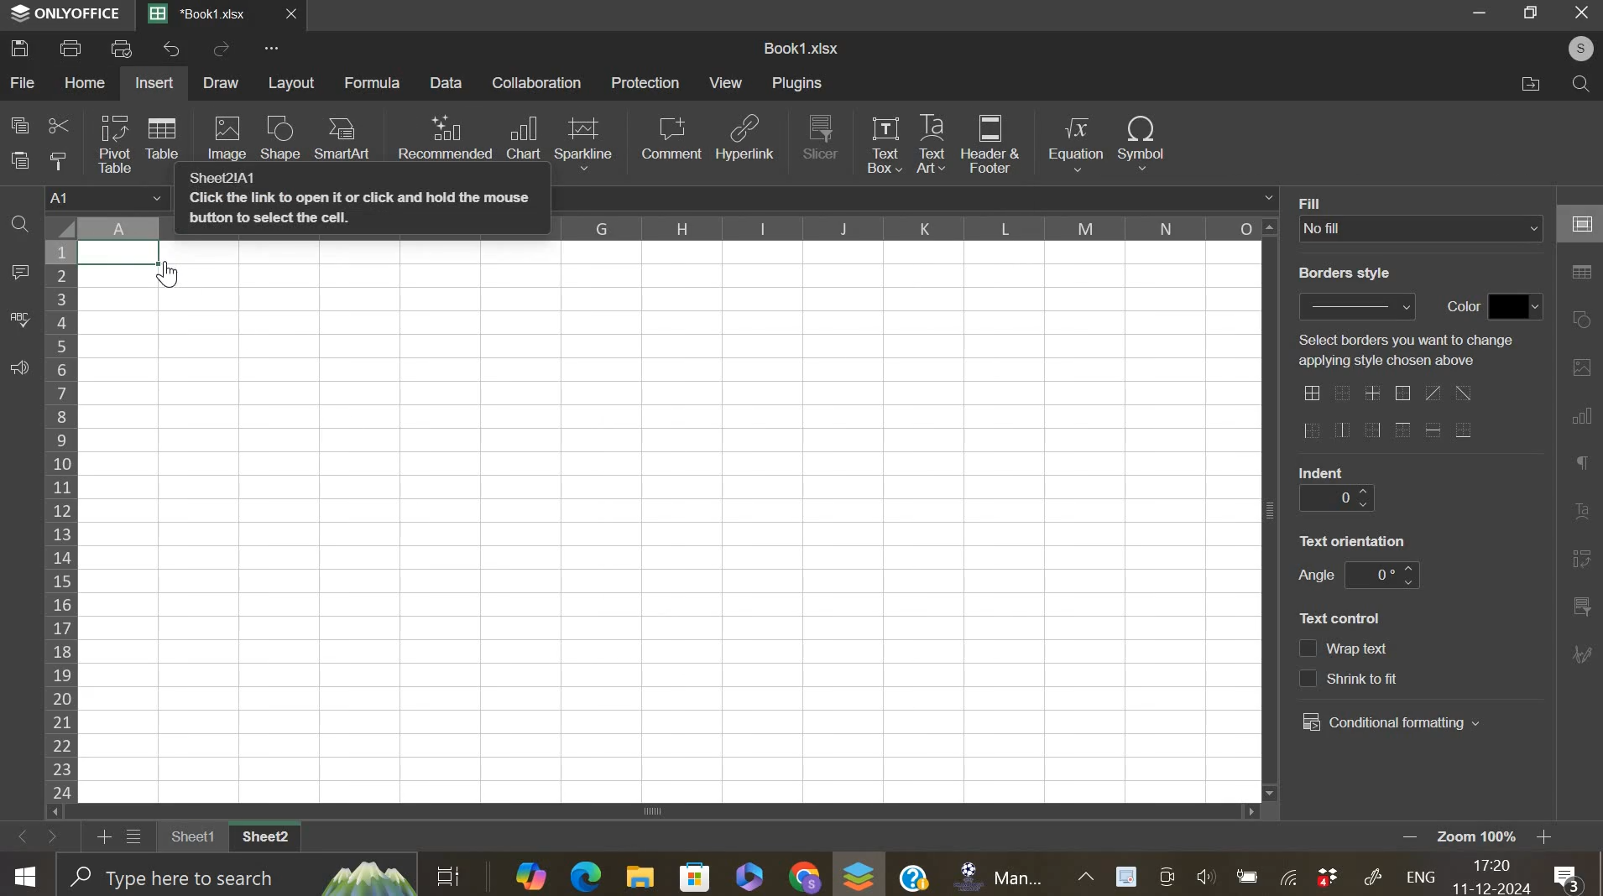  What do you see at coordinates (19, 320) in the screenshot?
I see `spelling` at bounding box center [19, 320].